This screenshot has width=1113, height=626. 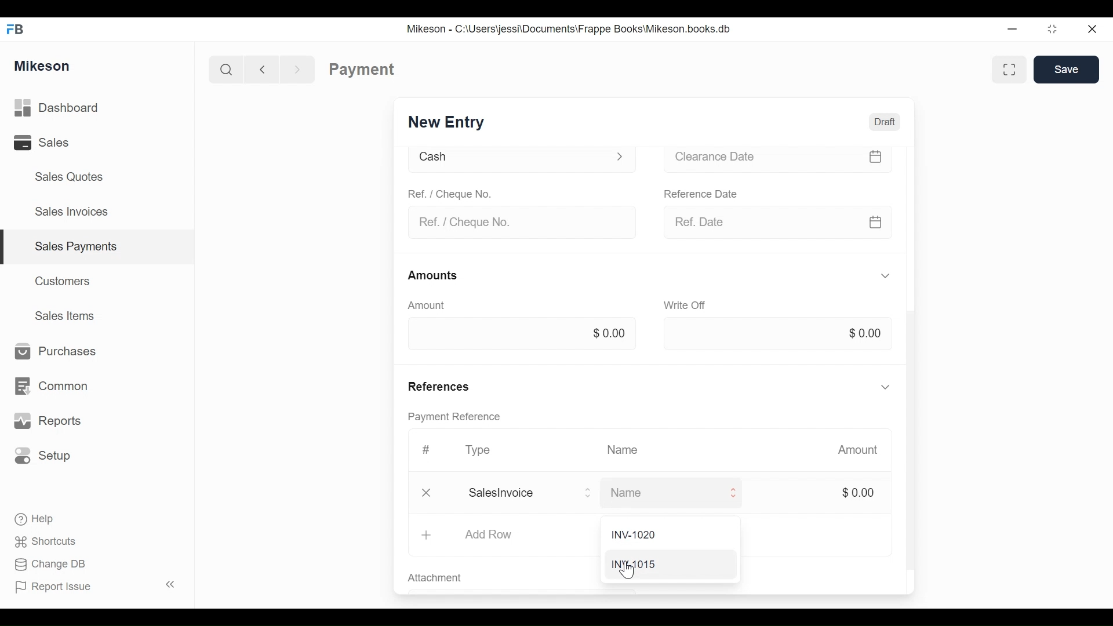 What do you see at coordinates (41, 144) in the screenshot?
I see `Sales` at bounding box center [41, 144].